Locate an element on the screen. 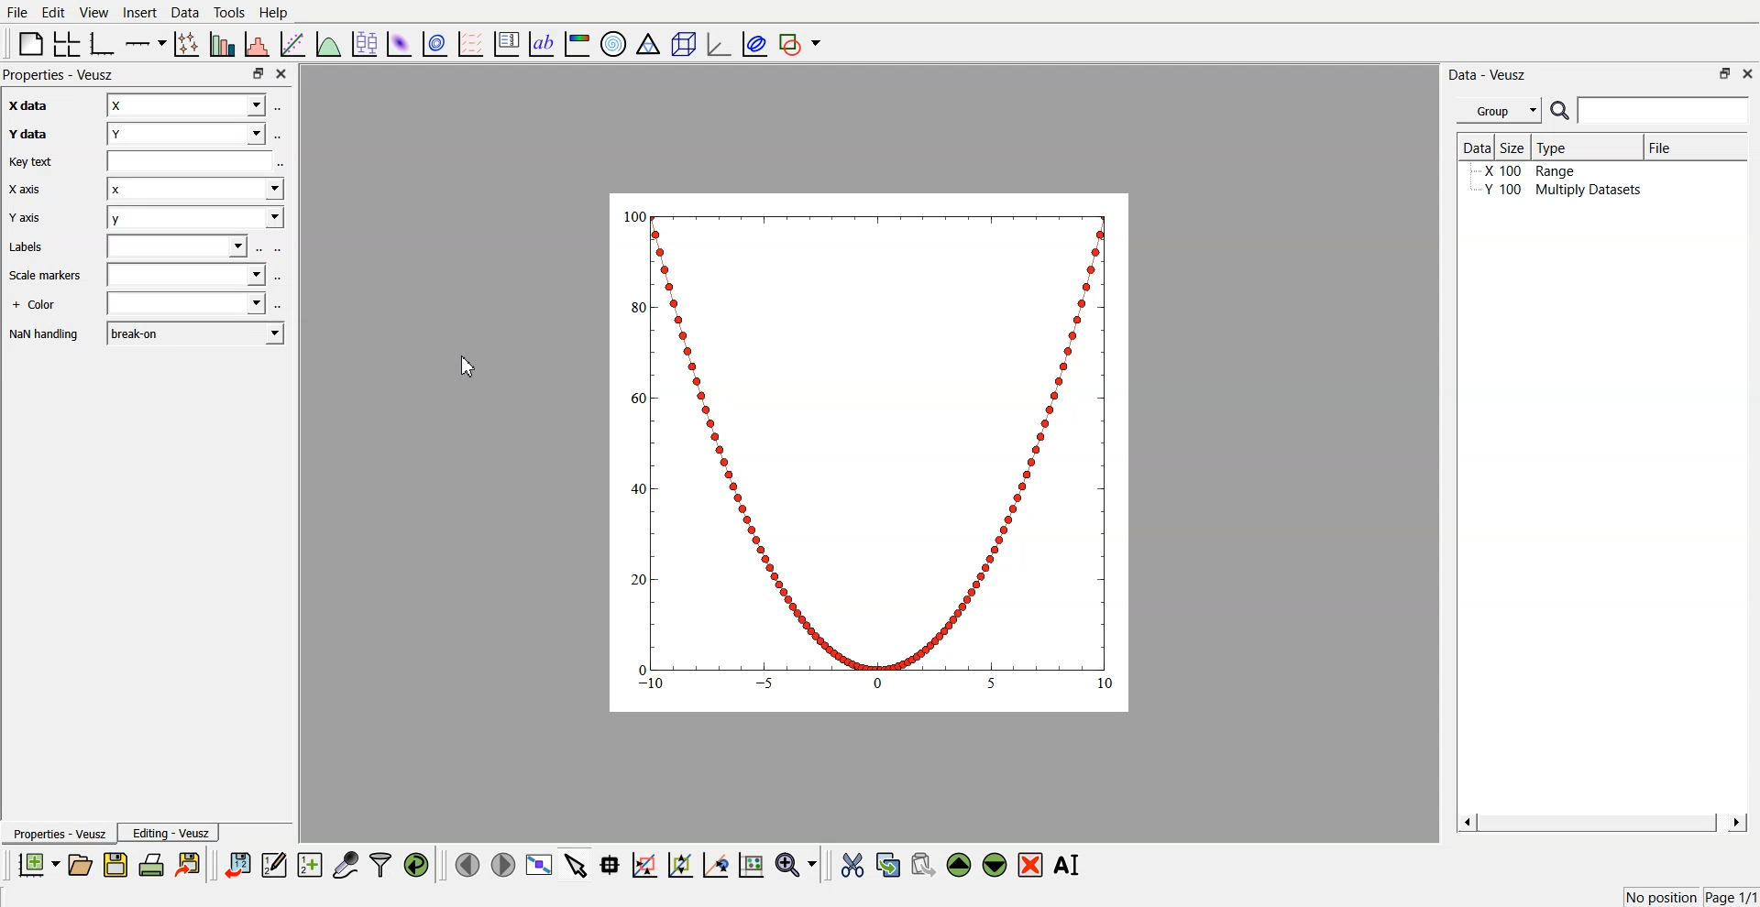  cut the selected widgets is located at coordinates (851, 866).